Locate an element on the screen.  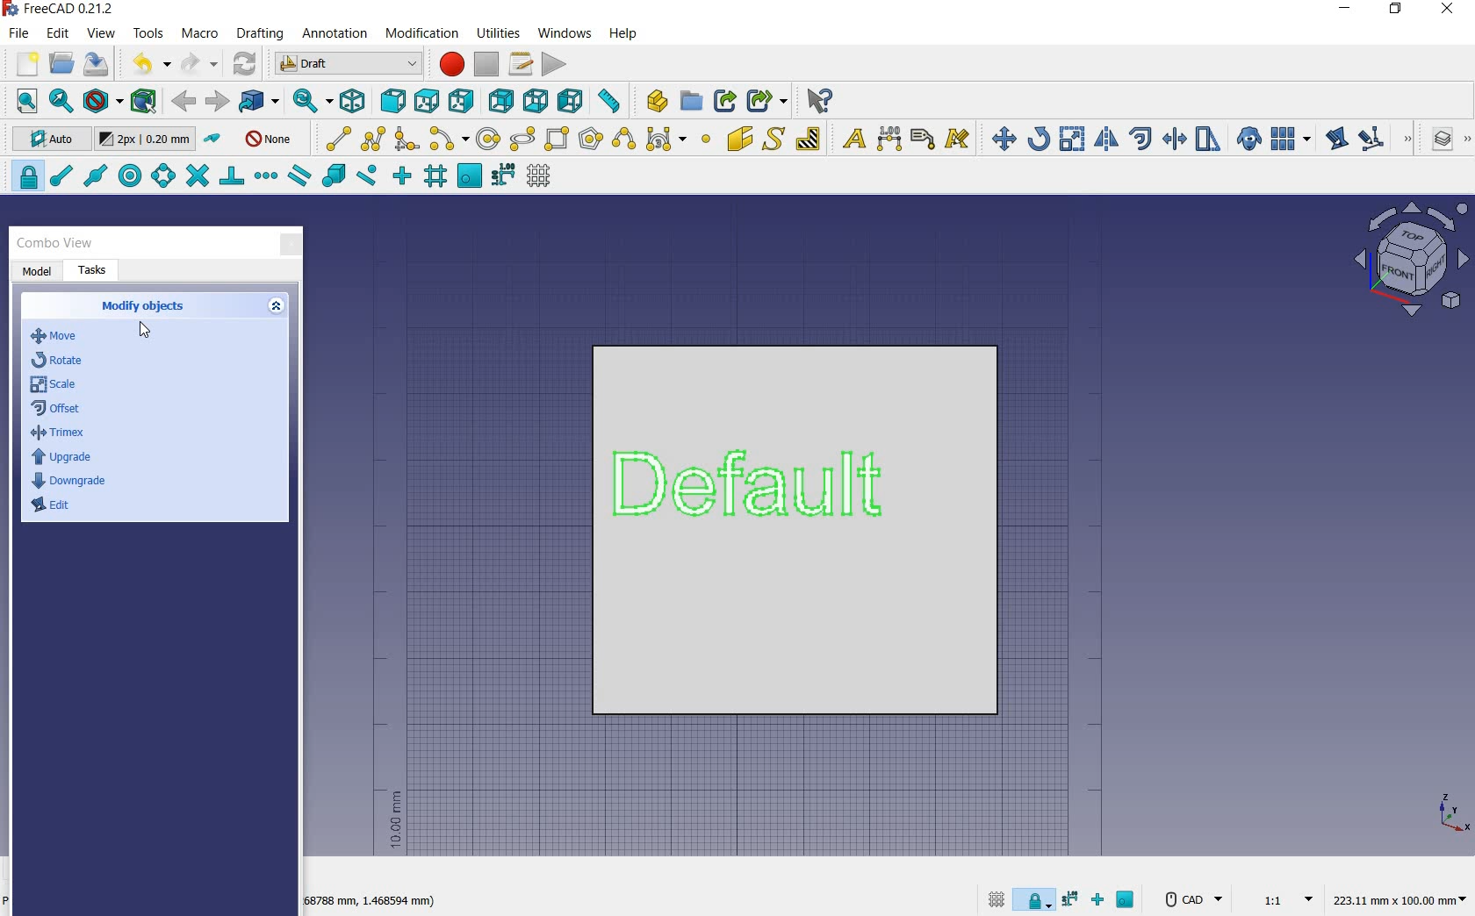
manage layers is located at coordinates (1434, 140).